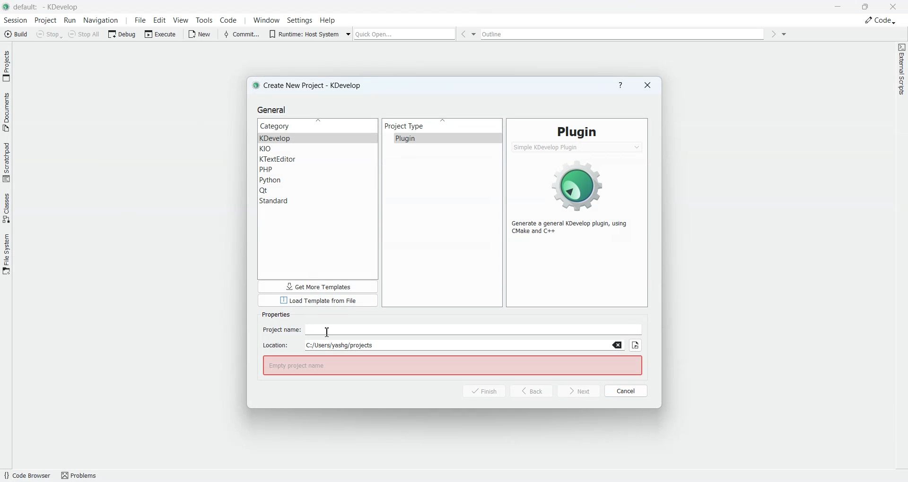  What do you see at coordinates (318, 149) in the screenshot?
I see `KIO` at bounding box center [318, 149].